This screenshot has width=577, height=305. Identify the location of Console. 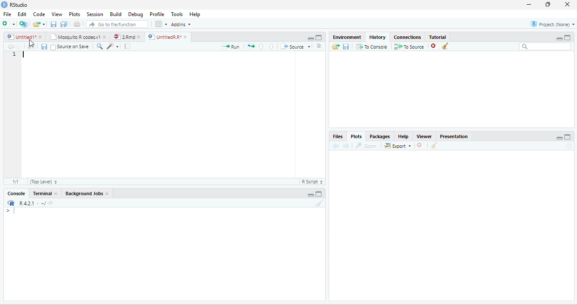
(16, 193).